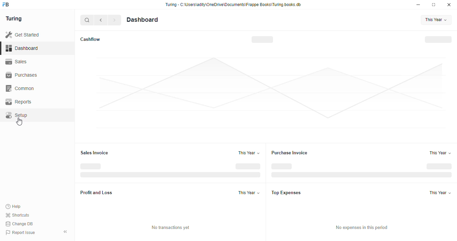 Image resolution: width=457 pixels, height=241 pixels. What do you see at coordinates (436, 19) in the screenshot?
I see `This Year` at bounding box center [436, 19].